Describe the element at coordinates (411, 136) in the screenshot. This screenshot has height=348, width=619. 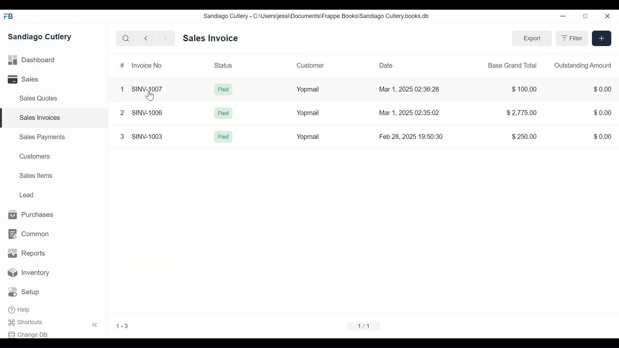
I see `Feb 28, 2025 19:50:30` at that location.